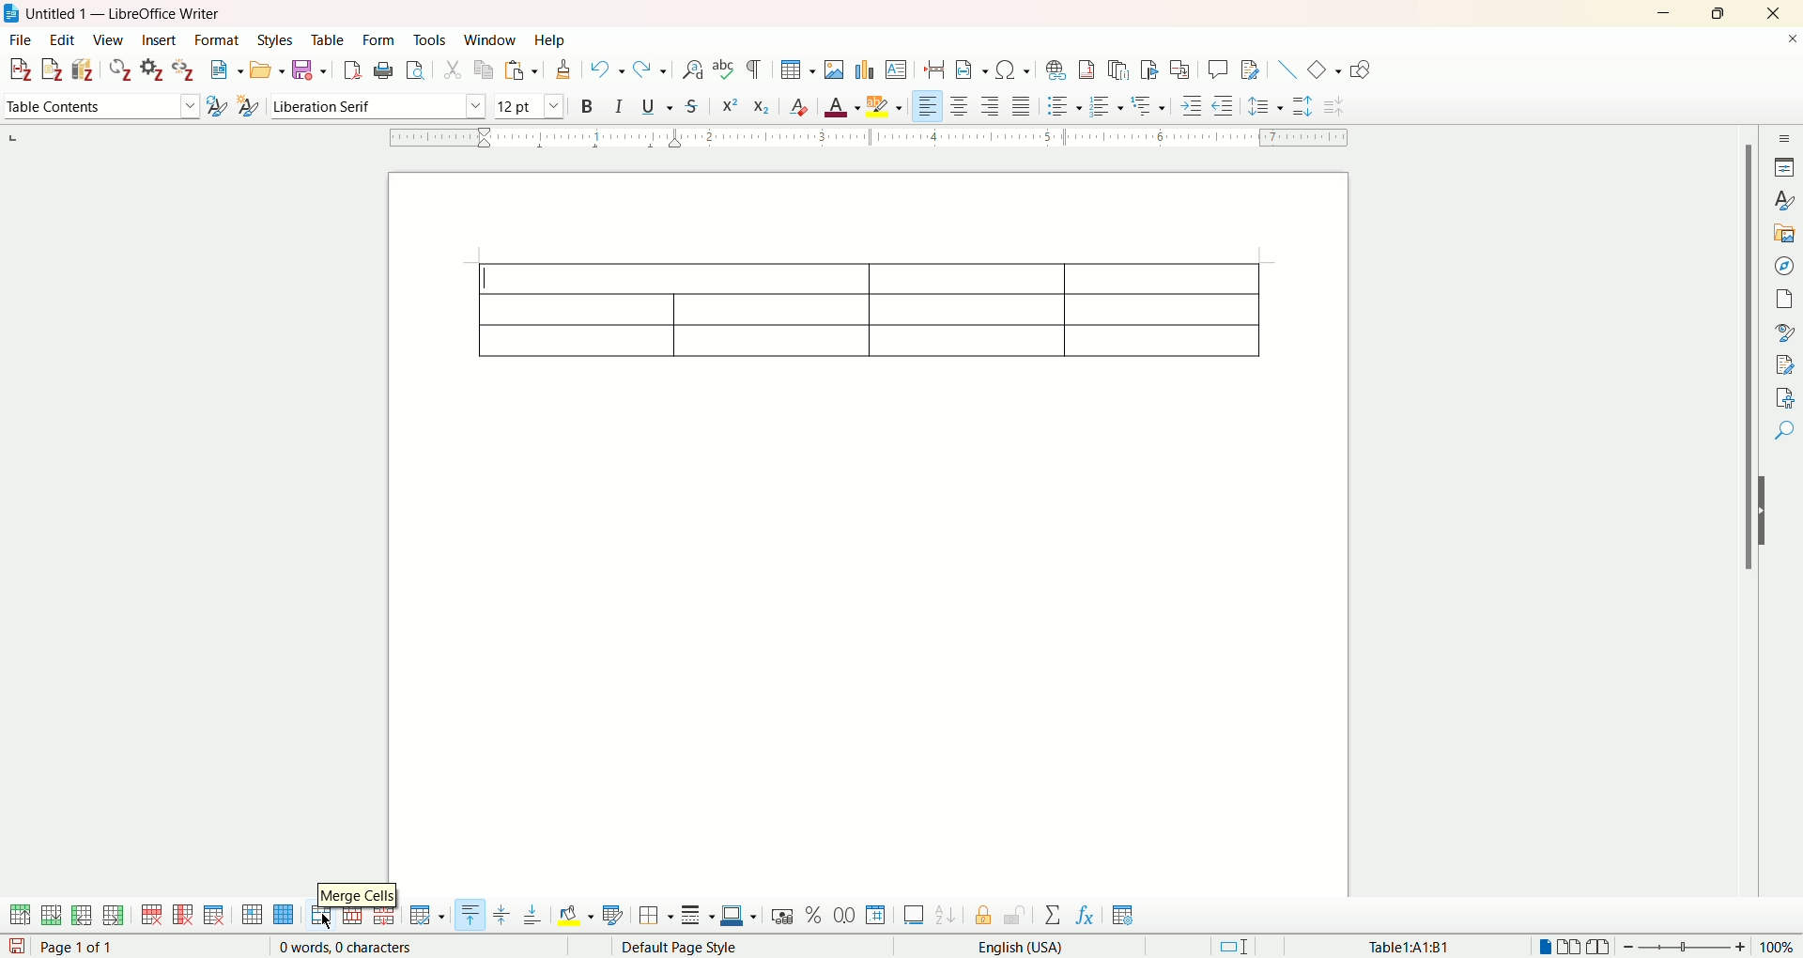  I want to click on insert column after, so click(112, 913).